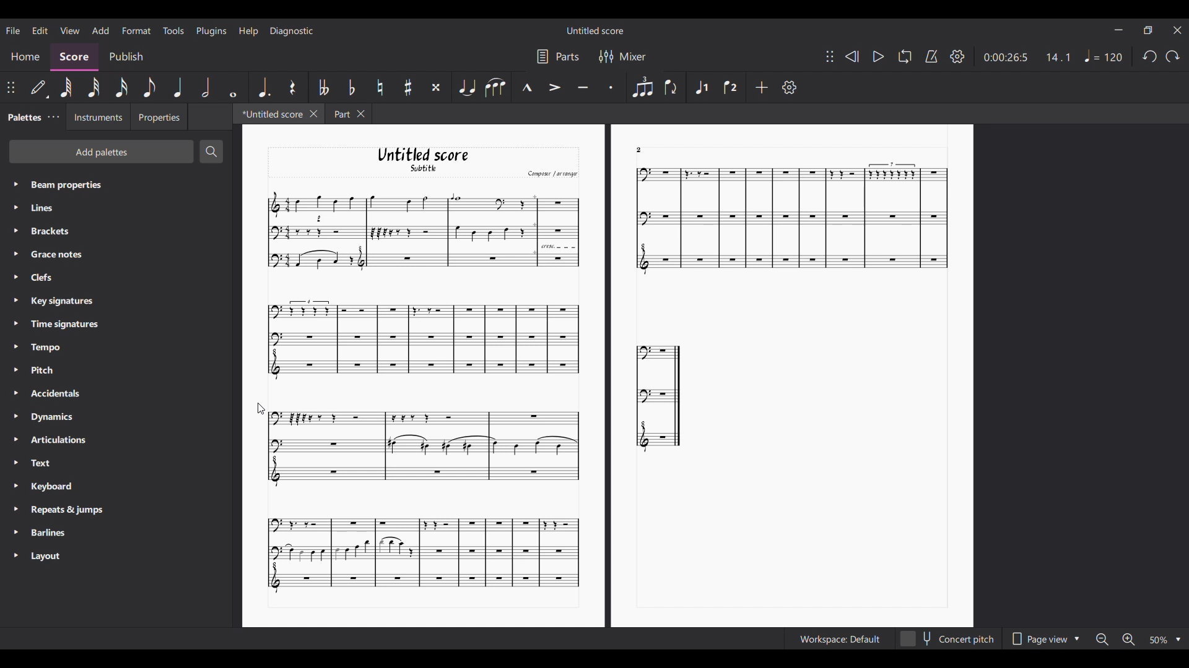 This screenshot has height=668, width=1189. Describe the element at coordinates (1150, 57) in the screenshot. I see `Undo` at that location.